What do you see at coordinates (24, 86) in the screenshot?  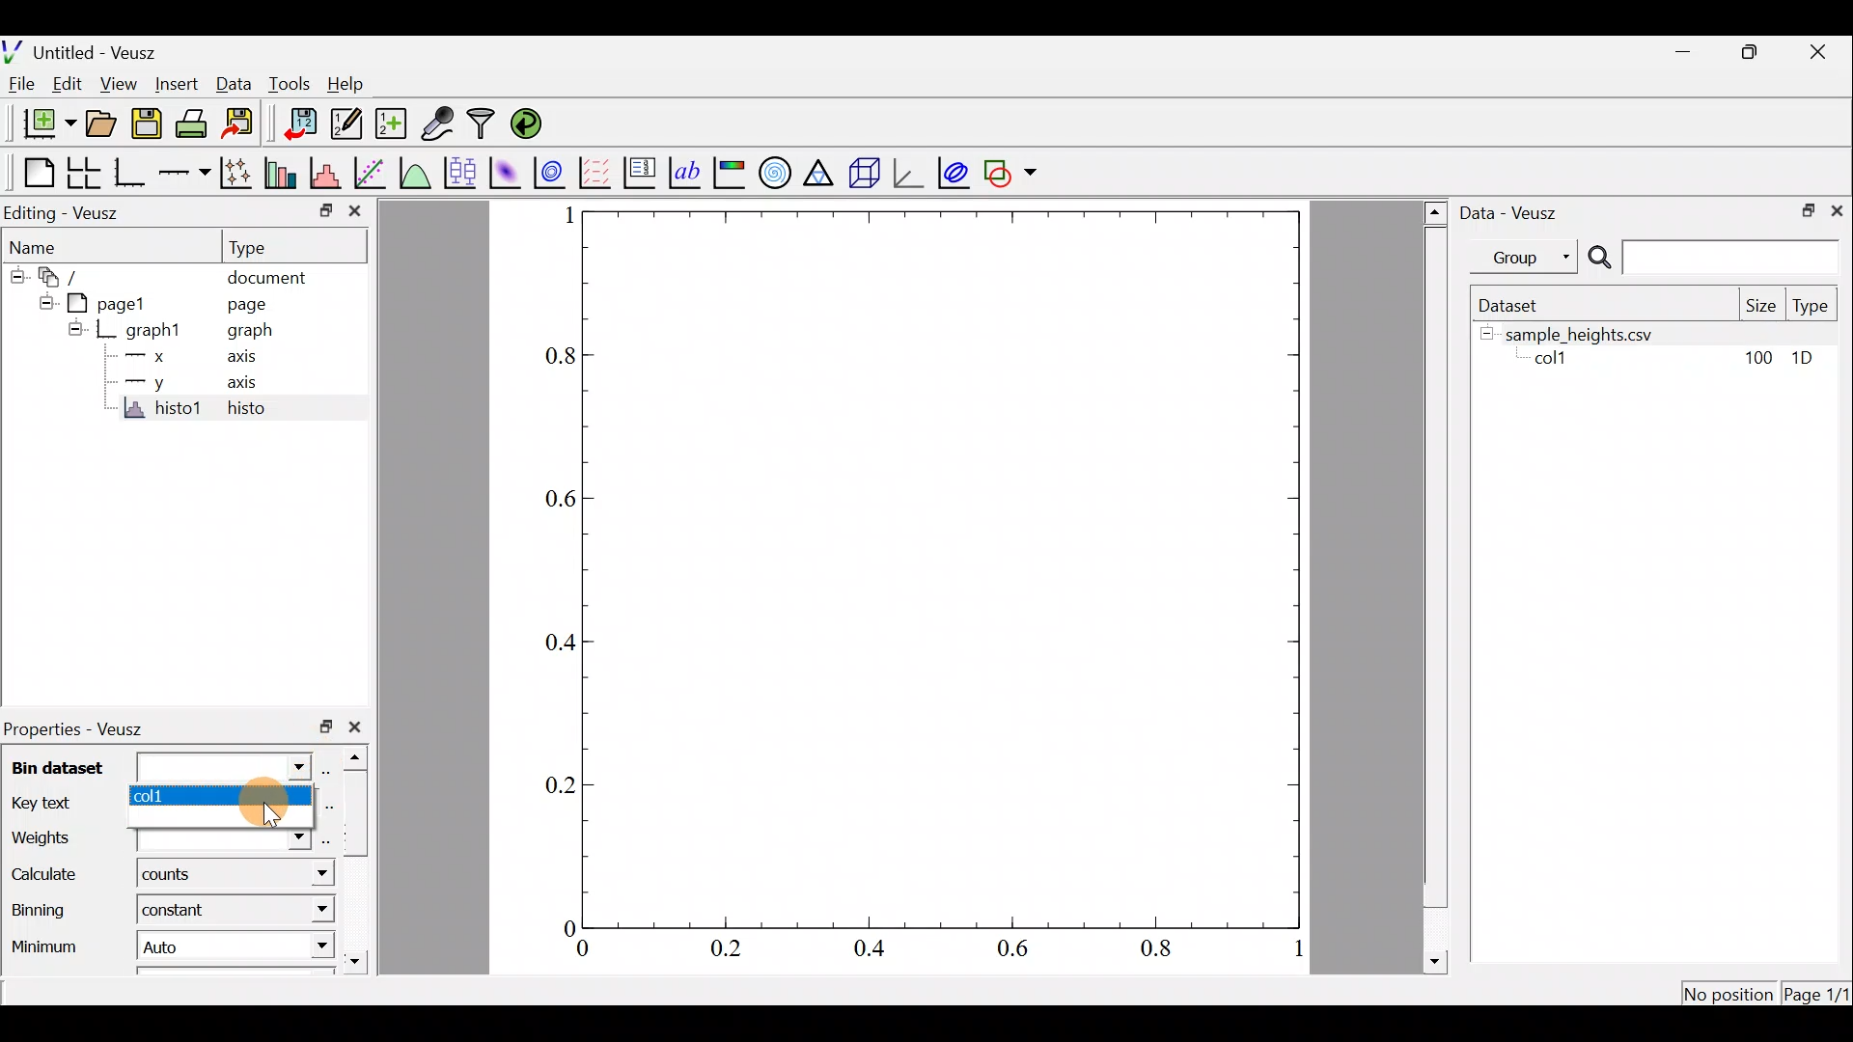 I see `File` at bounding box center [24, 86].